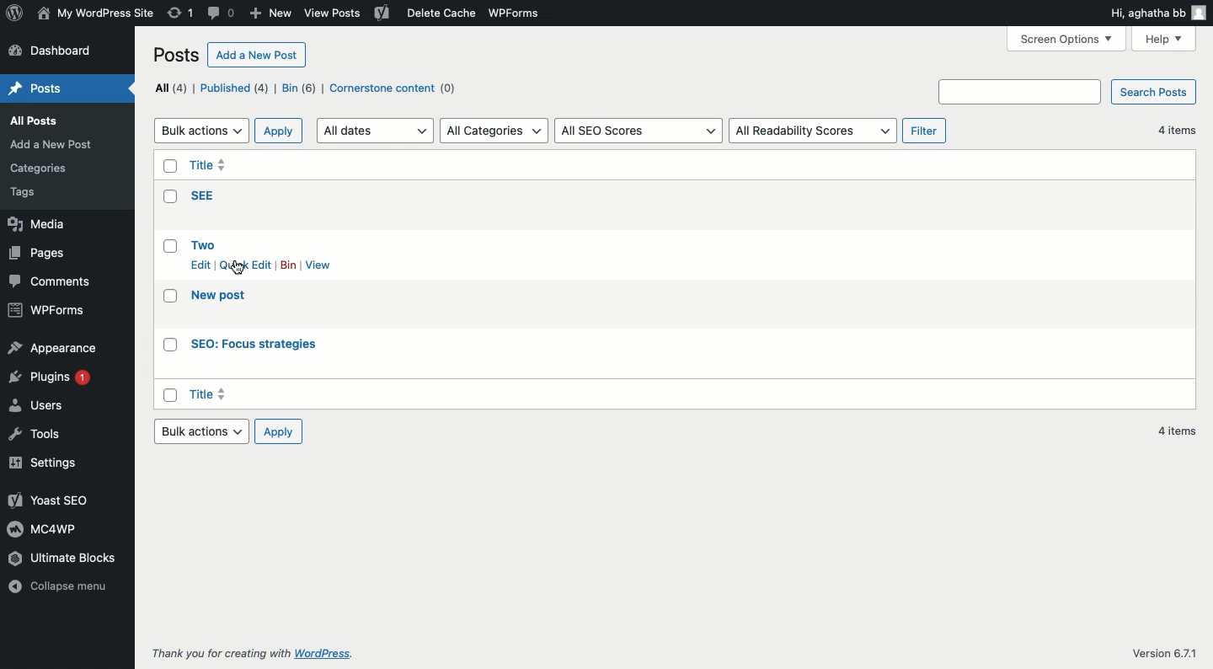 The height and width of the screenshot is (669, 1213). What do you see at coordinates (270, 14) in the screenshot?
I see `New` at bounding box center [270, 14].